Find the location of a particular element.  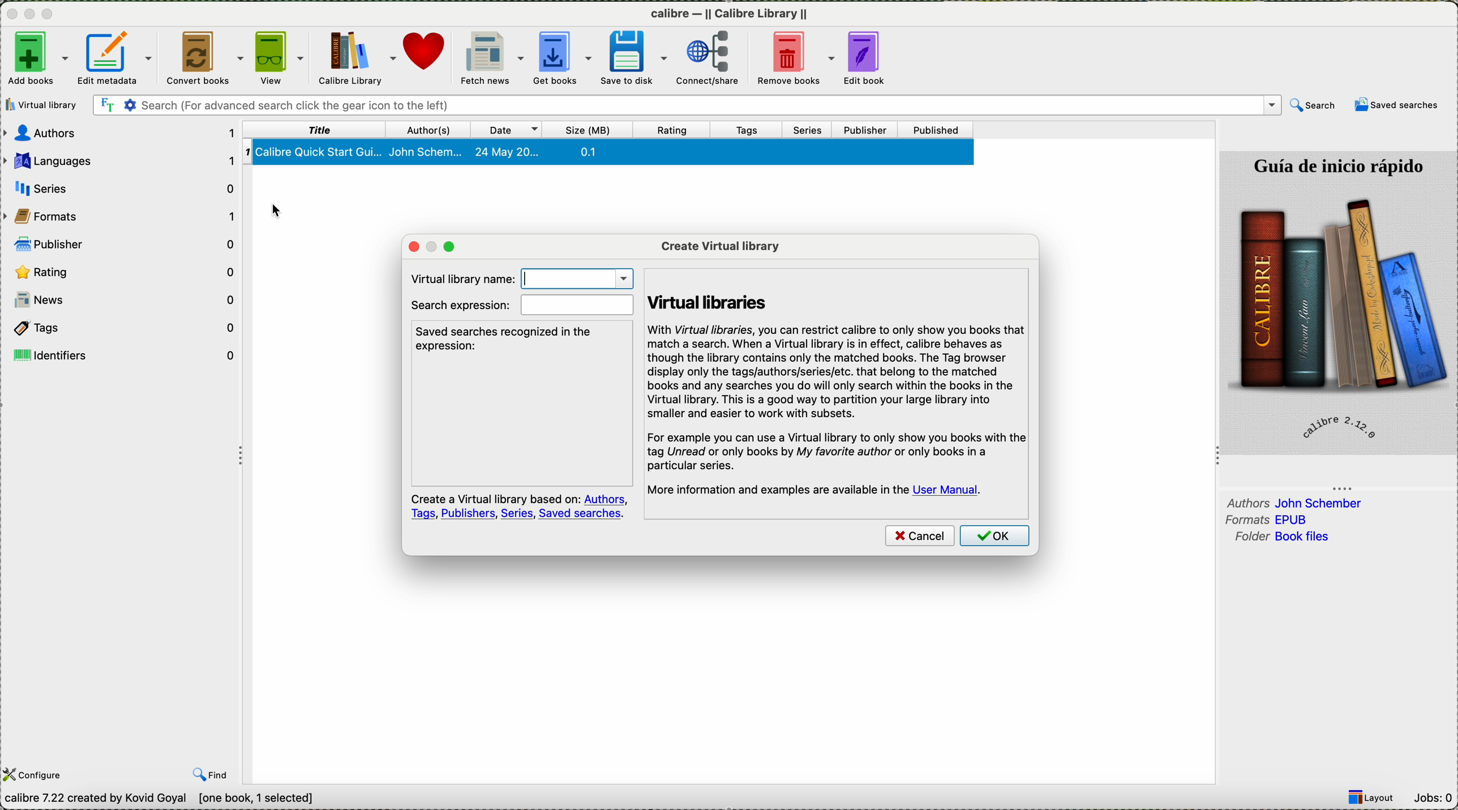

fletch news is located at coordinates (490, 58).